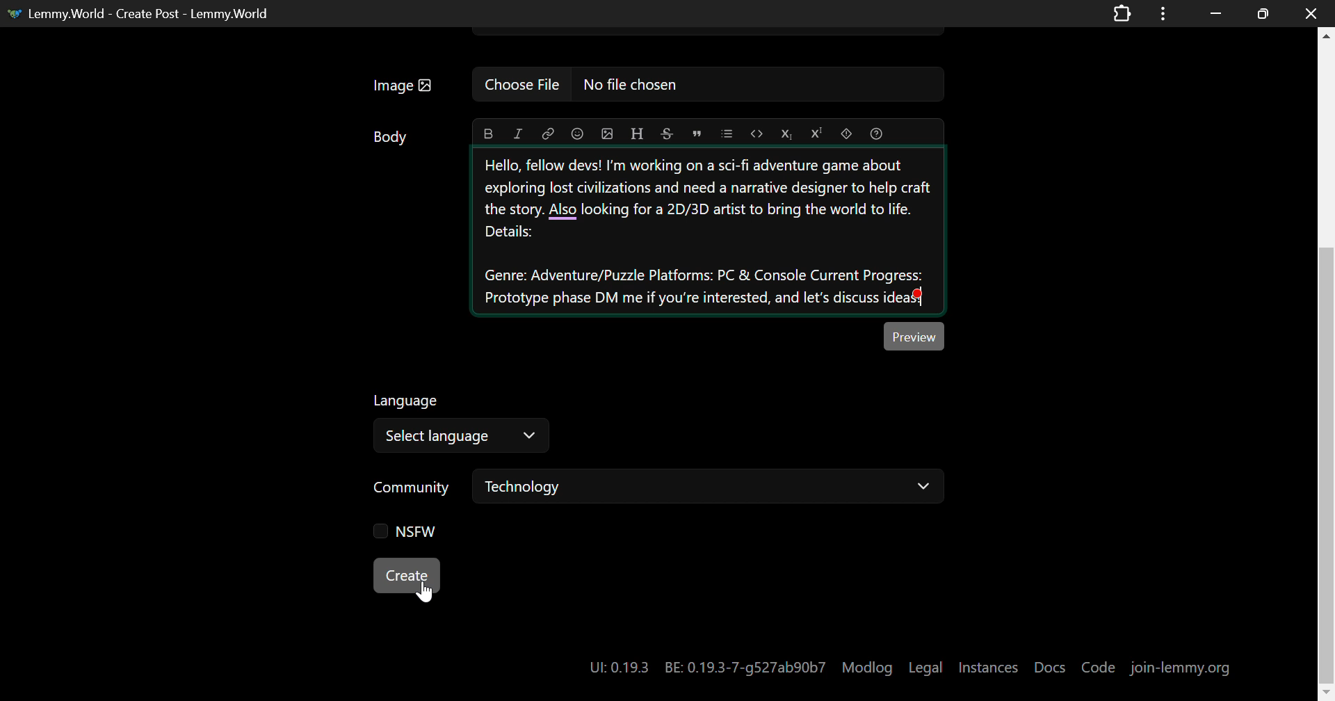  Describe the element at coordinates (1165, 13) in the screenshot. I see `Application Menu` at that location.